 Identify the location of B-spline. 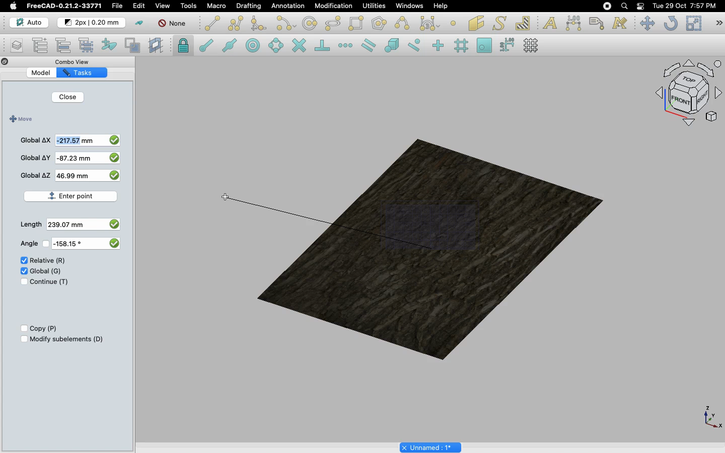
(404, 23).